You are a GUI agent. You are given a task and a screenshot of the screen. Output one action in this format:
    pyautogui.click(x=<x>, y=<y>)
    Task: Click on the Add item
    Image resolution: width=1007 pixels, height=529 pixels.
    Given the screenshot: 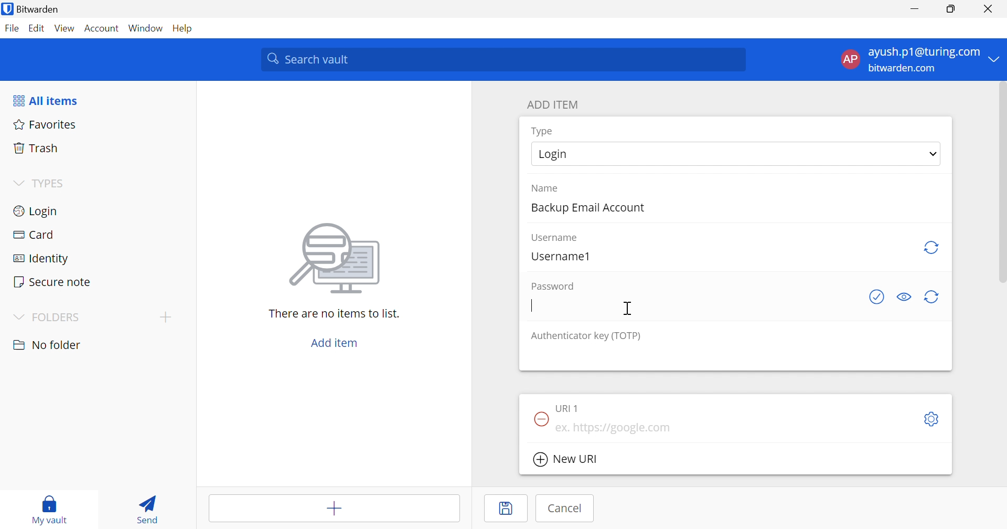 What is the action you would take?
    pyautogui.click(x=335, y=342)
    